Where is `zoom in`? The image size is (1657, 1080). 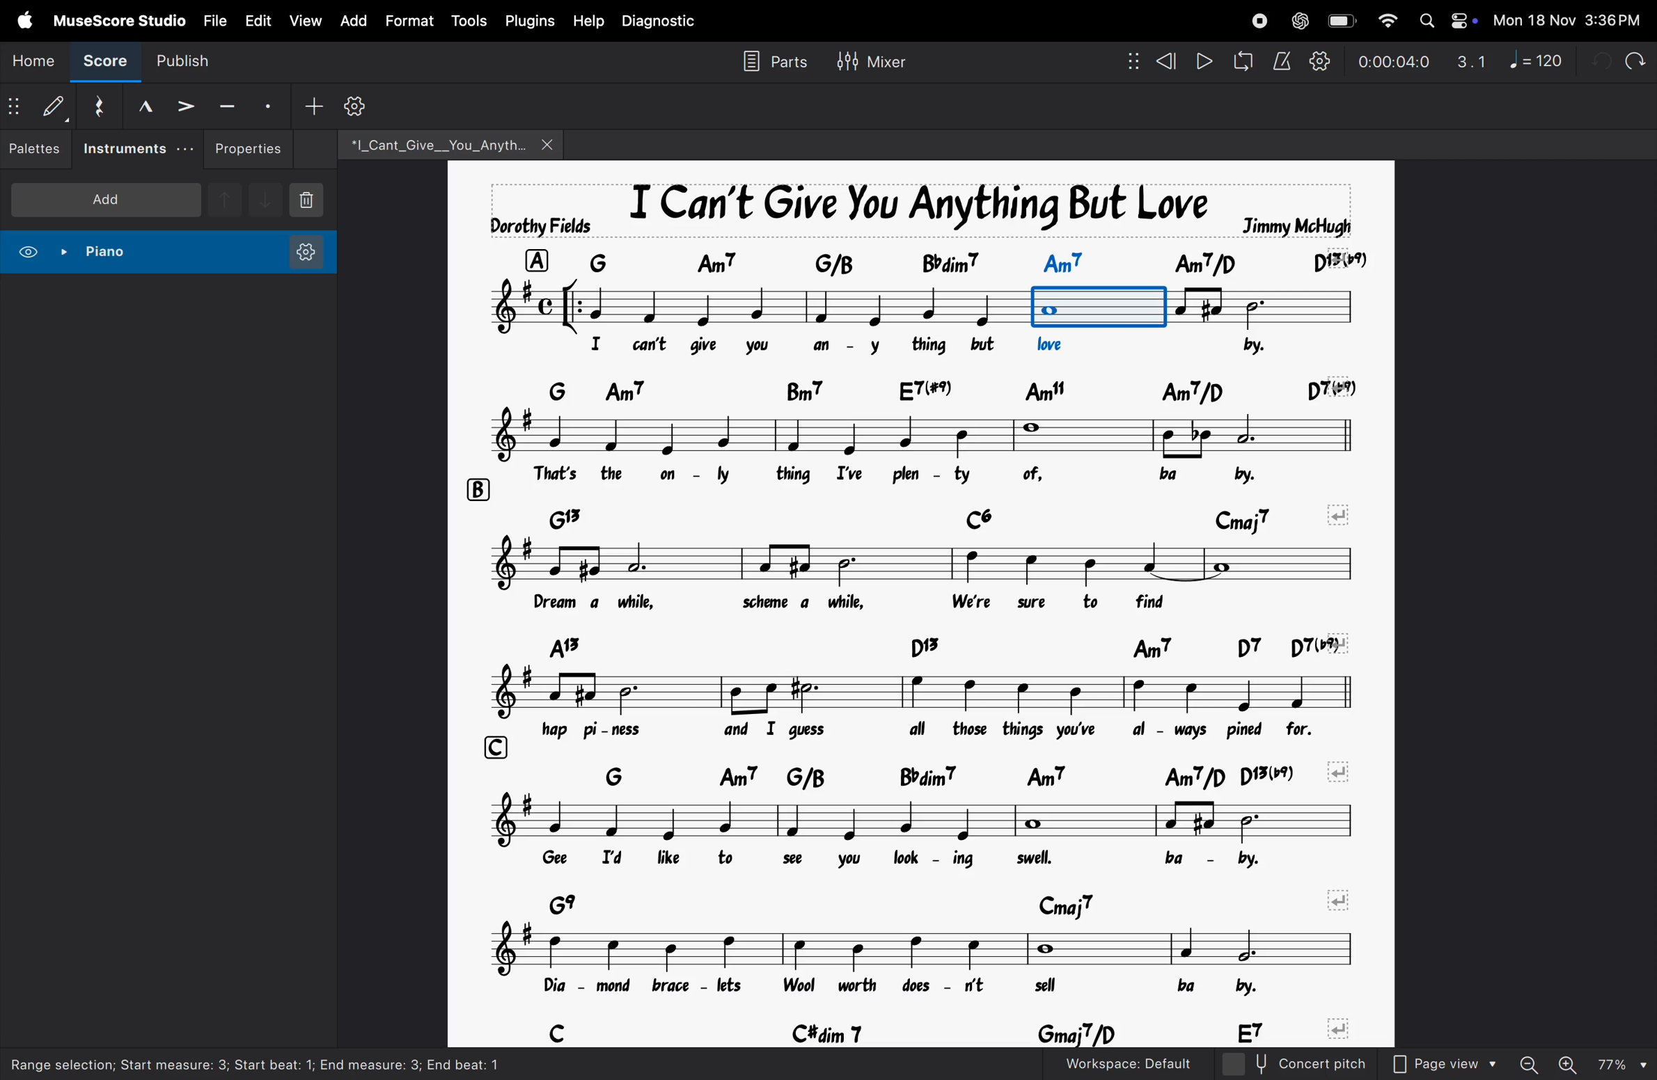 zoom in is located at coordinates (1567, 1063).